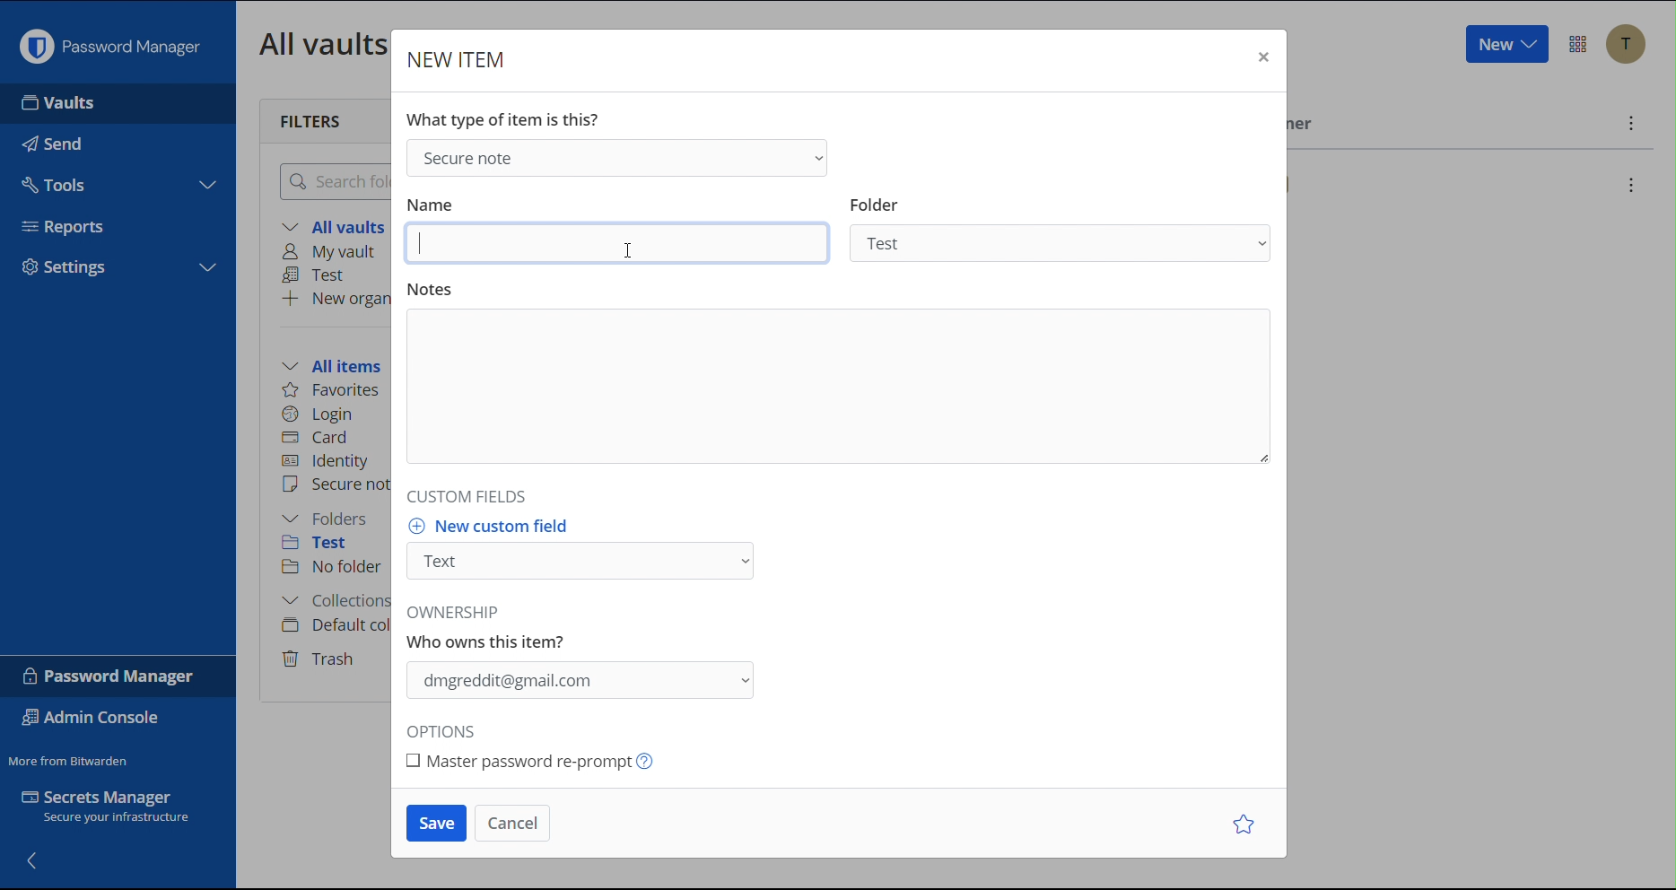  Describe the element at coordinates (321, 656) in the screenshot. I see `Trash` at that location.